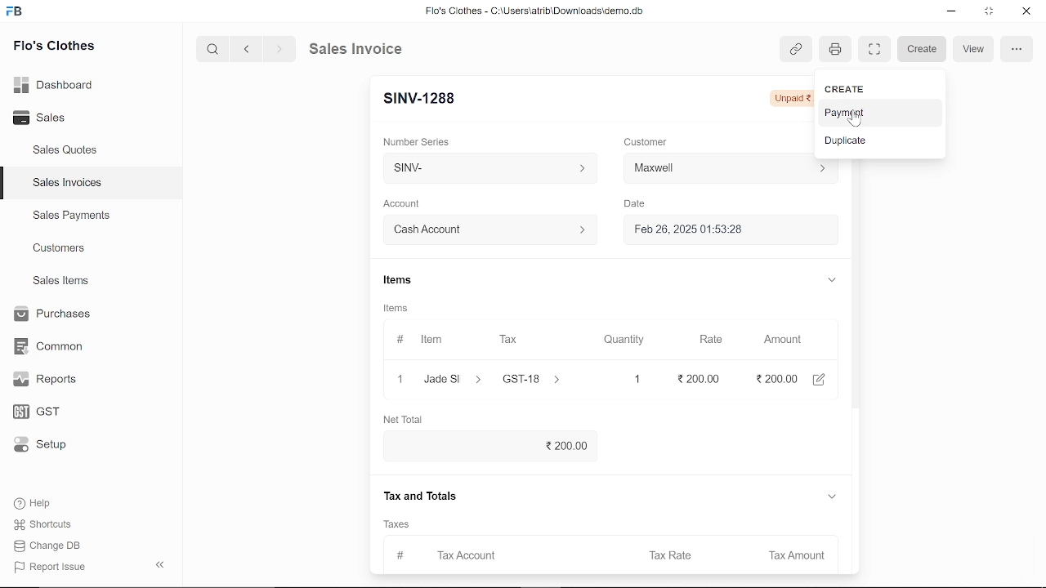 The image size is (1046, 588). What do you see at coordinates (512, 340) in the screenshot?
I see `Tax` at bounding box center [512, 340].